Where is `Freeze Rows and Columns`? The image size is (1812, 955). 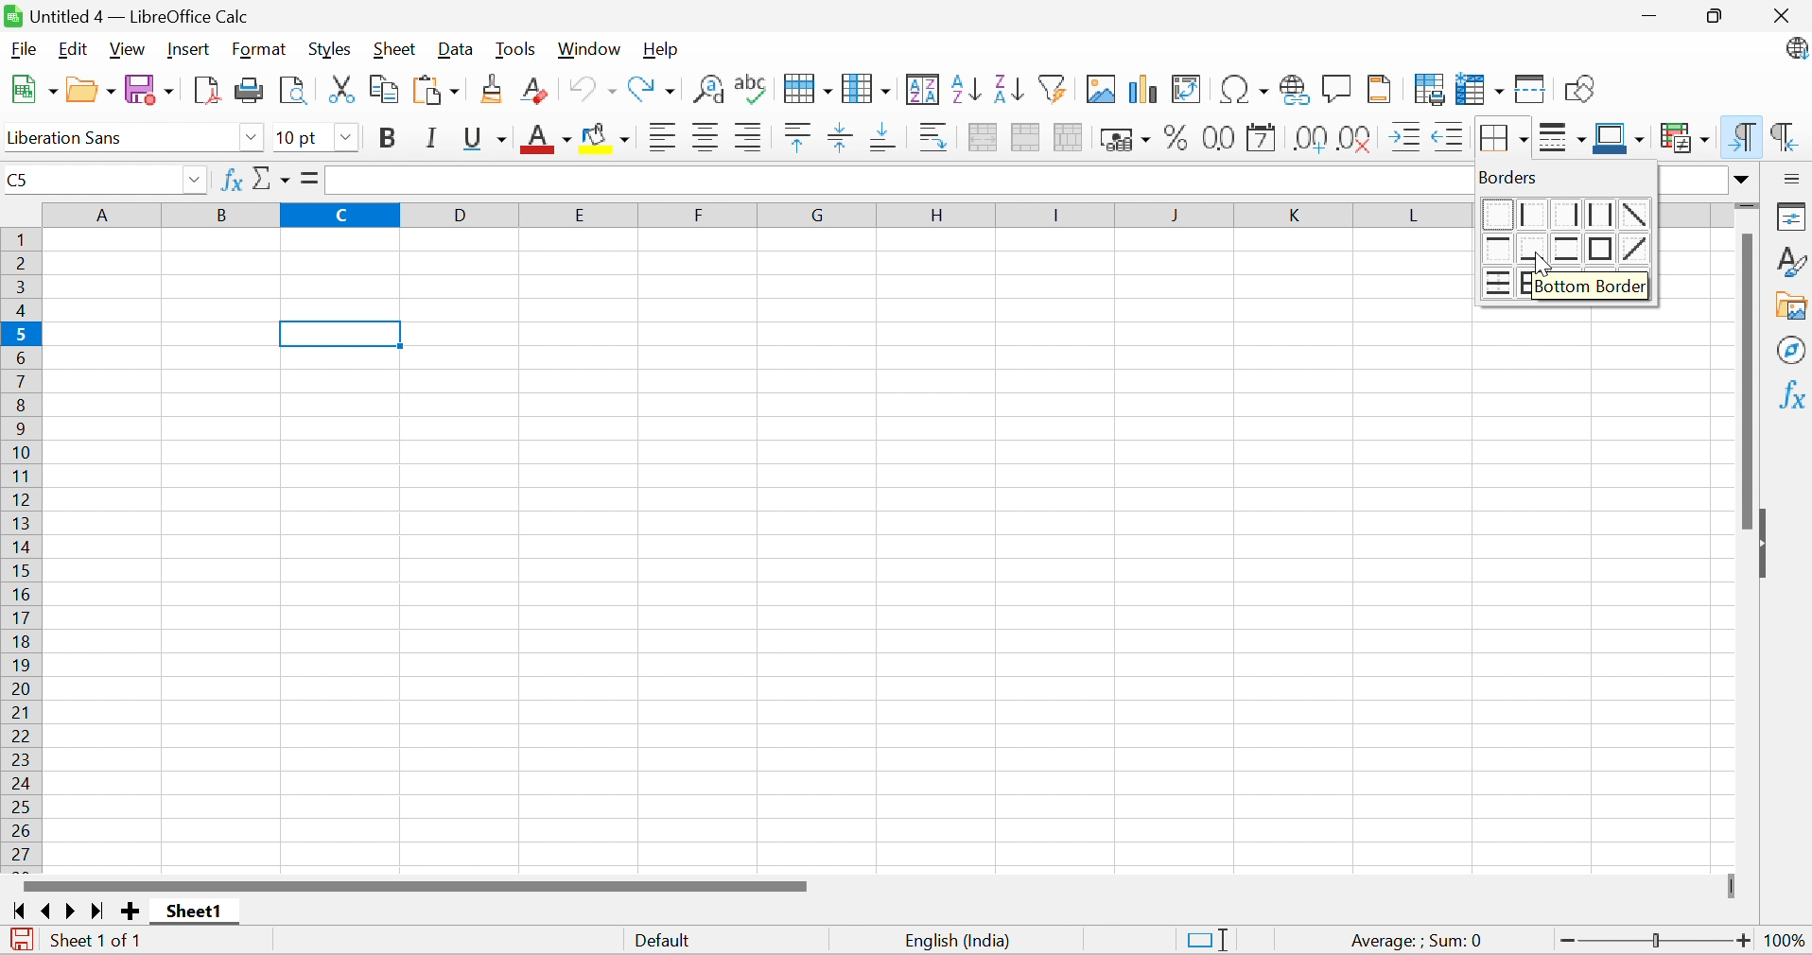
Freeze Rows and Columns is located at coordinates (1481, 89).